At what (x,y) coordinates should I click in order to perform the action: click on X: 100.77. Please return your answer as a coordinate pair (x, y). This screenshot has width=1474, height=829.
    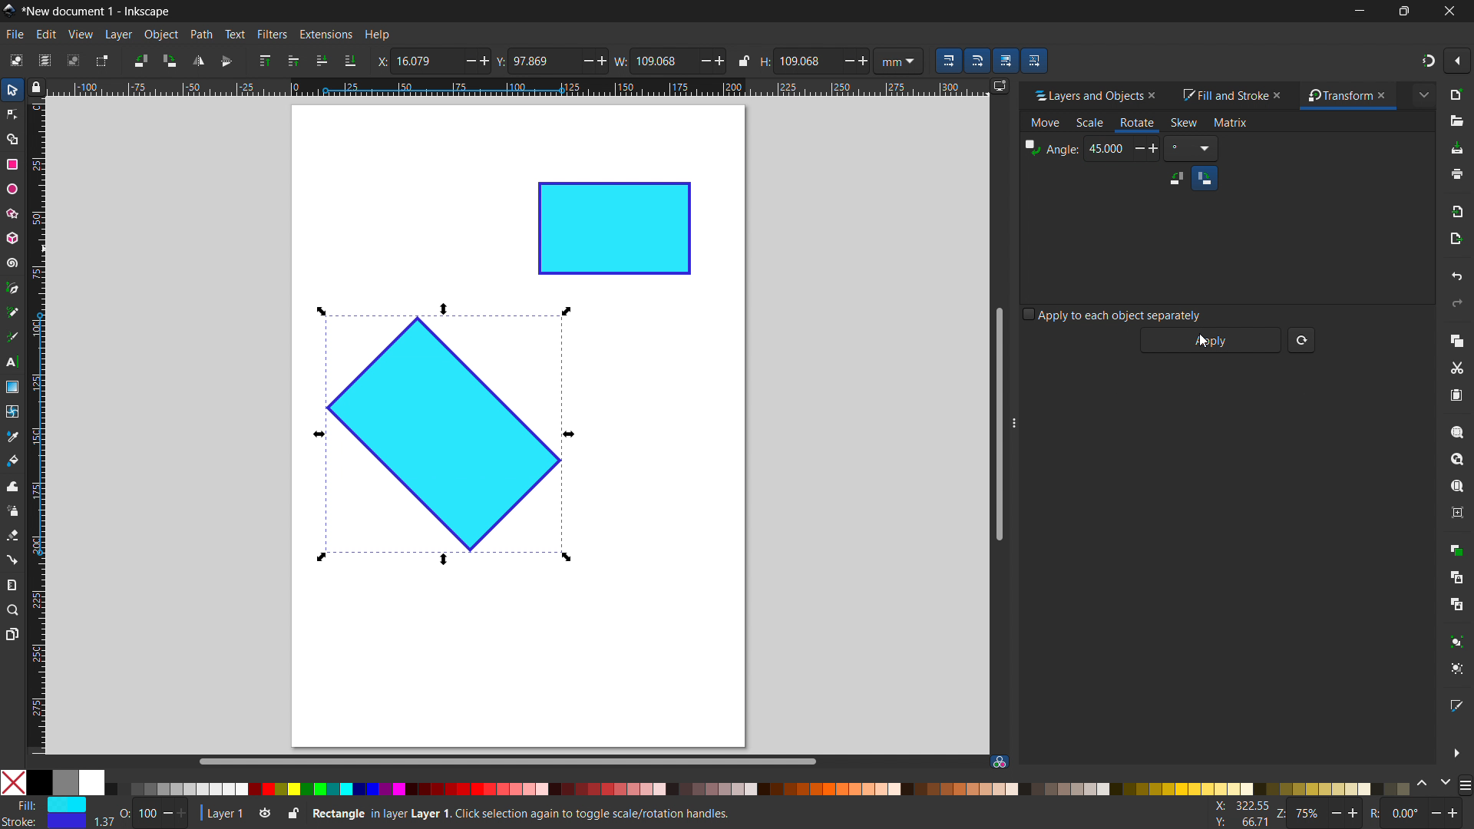
    Looking at the image, I should click on (1238, 807).